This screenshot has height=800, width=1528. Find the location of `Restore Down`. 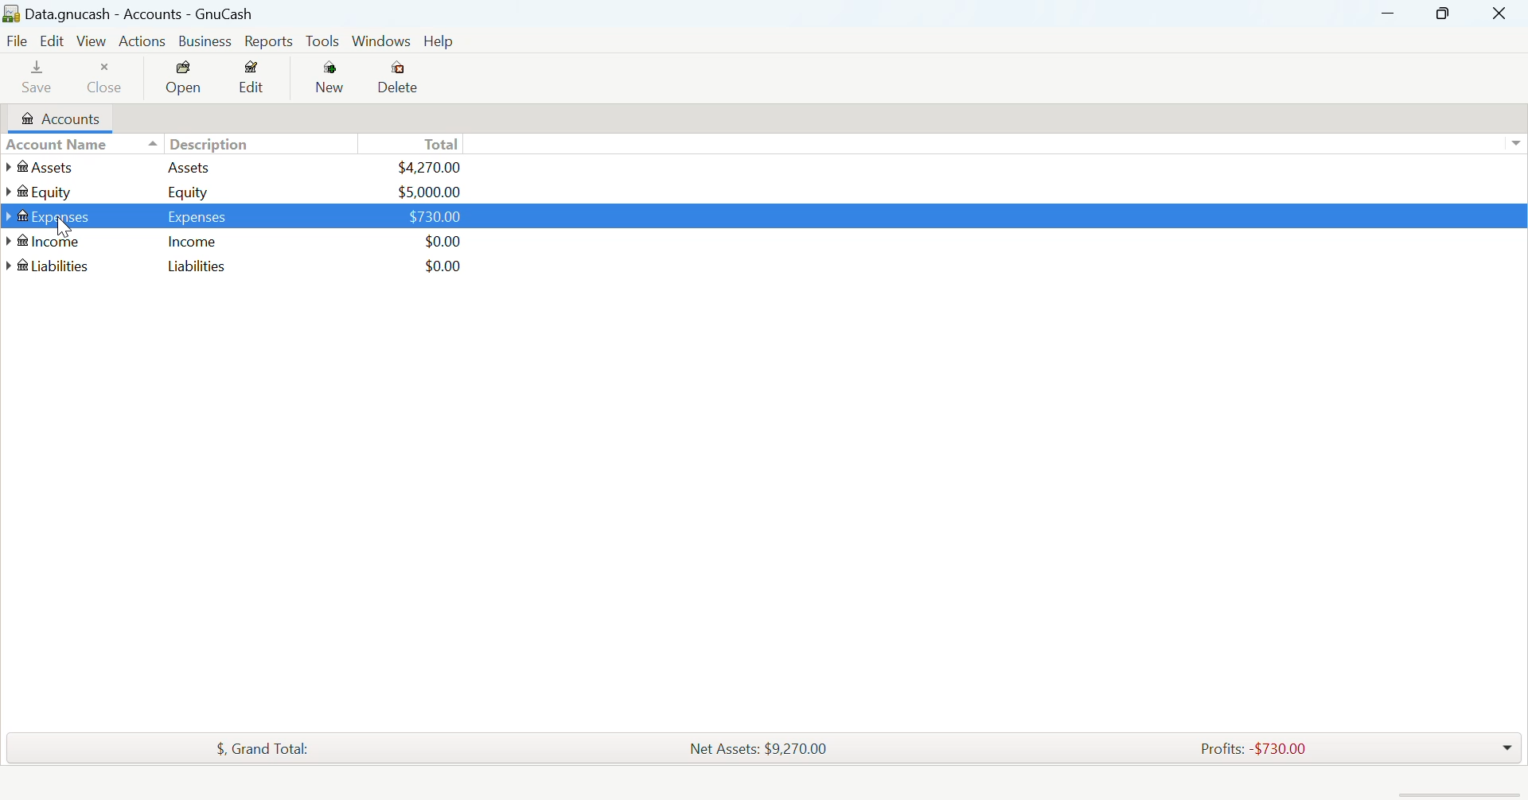

Restore Down is located at coordinates (1390, 14).